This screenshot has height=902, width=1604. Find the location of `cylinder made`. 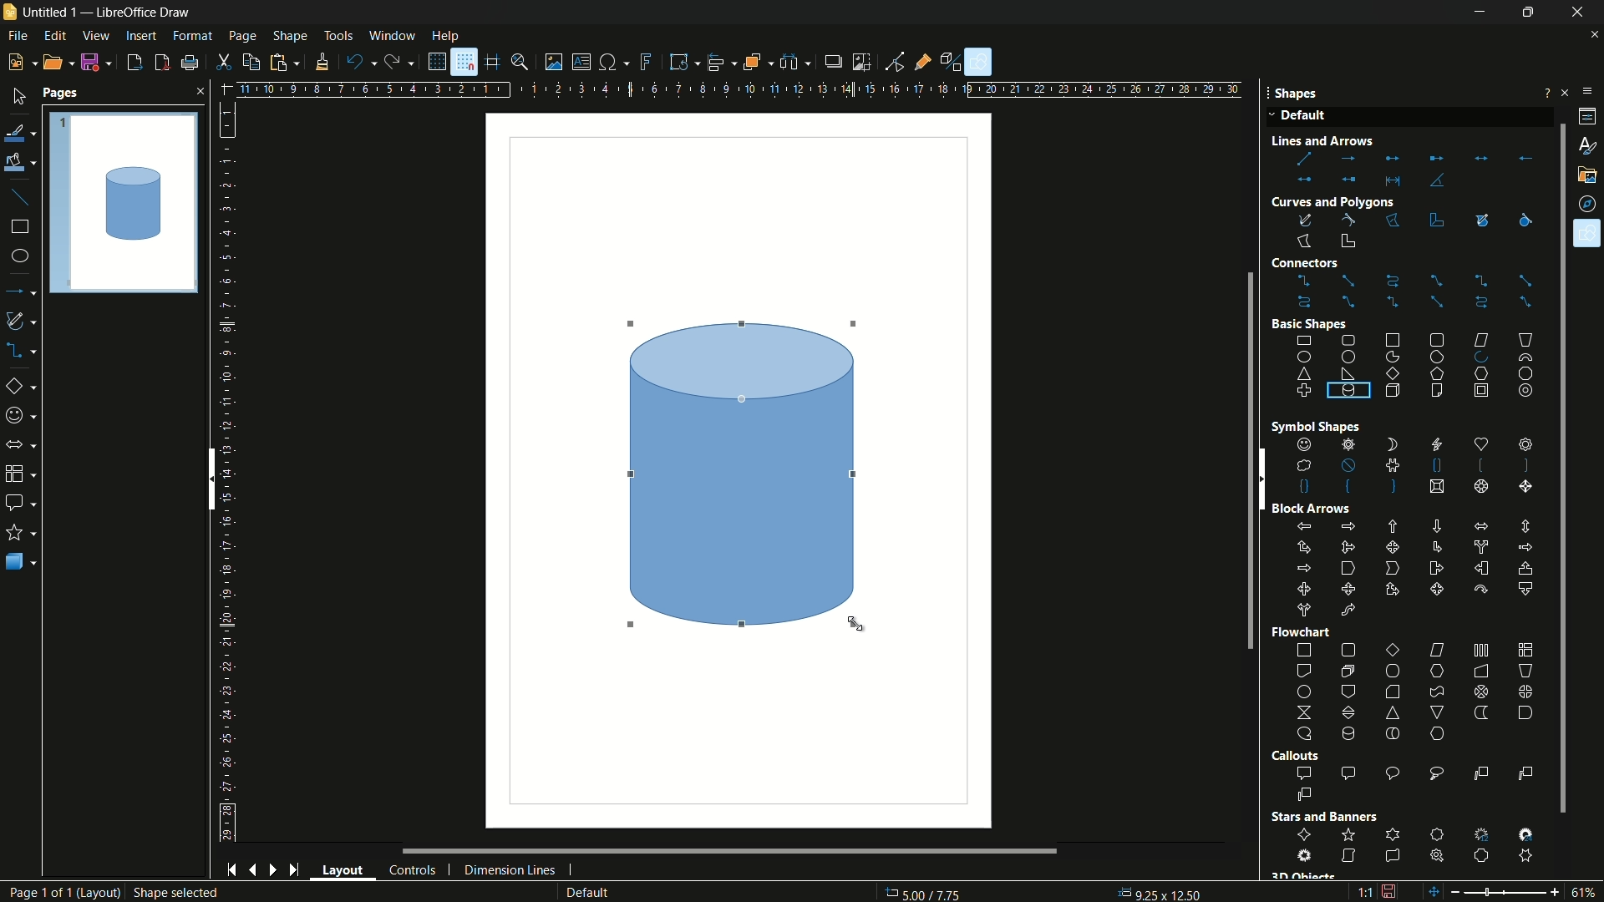

cylinder made is located at coordinates (743, 474).